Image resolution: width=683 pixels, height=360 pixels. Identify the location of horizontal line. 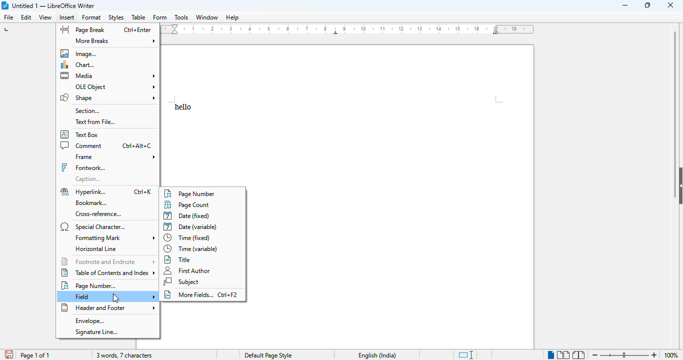
(96, 249).